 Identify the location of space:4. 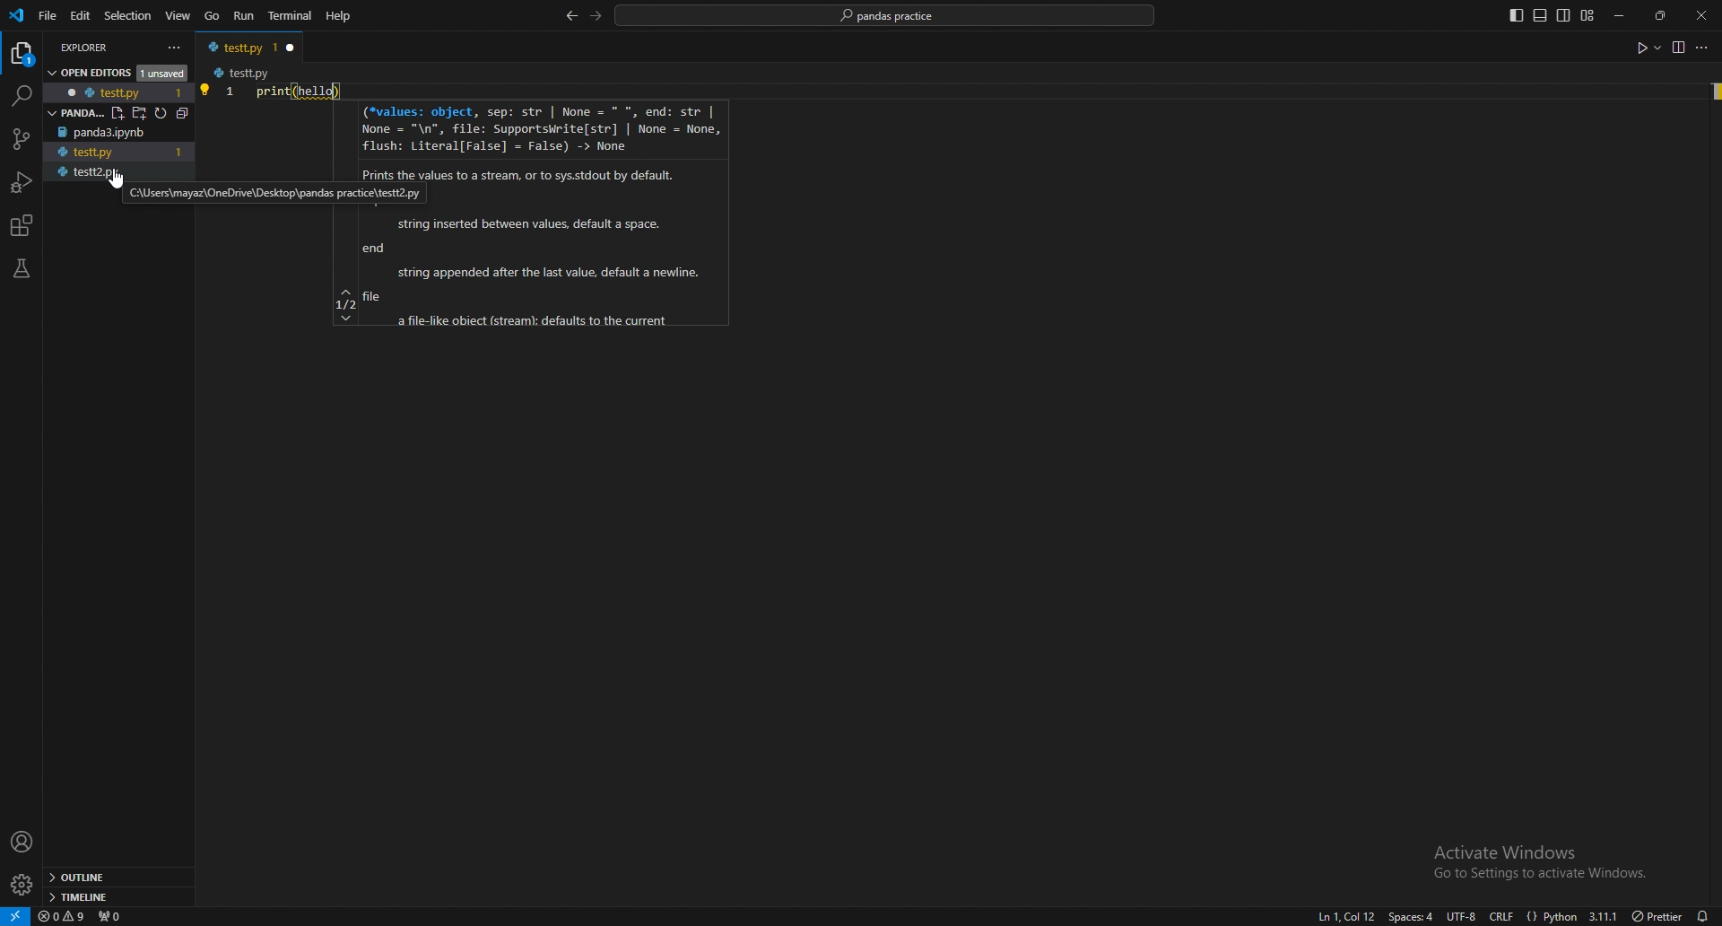
(1409, 916).